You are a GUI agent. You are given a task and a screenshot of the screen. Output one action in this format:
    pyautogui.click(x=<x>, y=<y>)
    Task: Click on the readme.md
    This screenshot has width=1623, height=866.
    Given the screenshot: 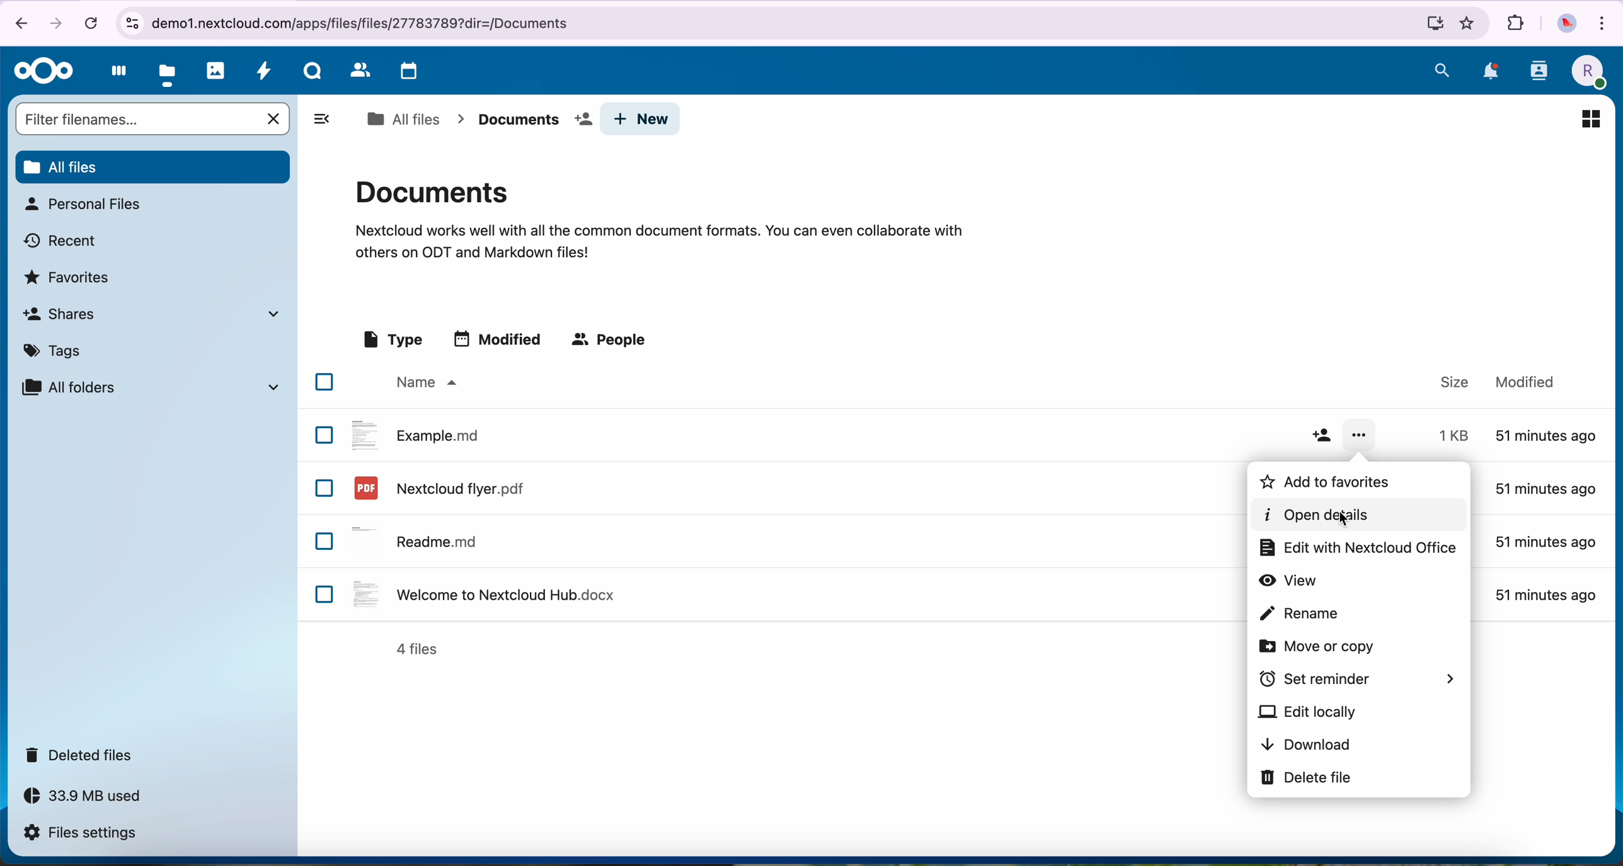 What is the action you would take?
    pyautogui.click(x=418, y=538)
    